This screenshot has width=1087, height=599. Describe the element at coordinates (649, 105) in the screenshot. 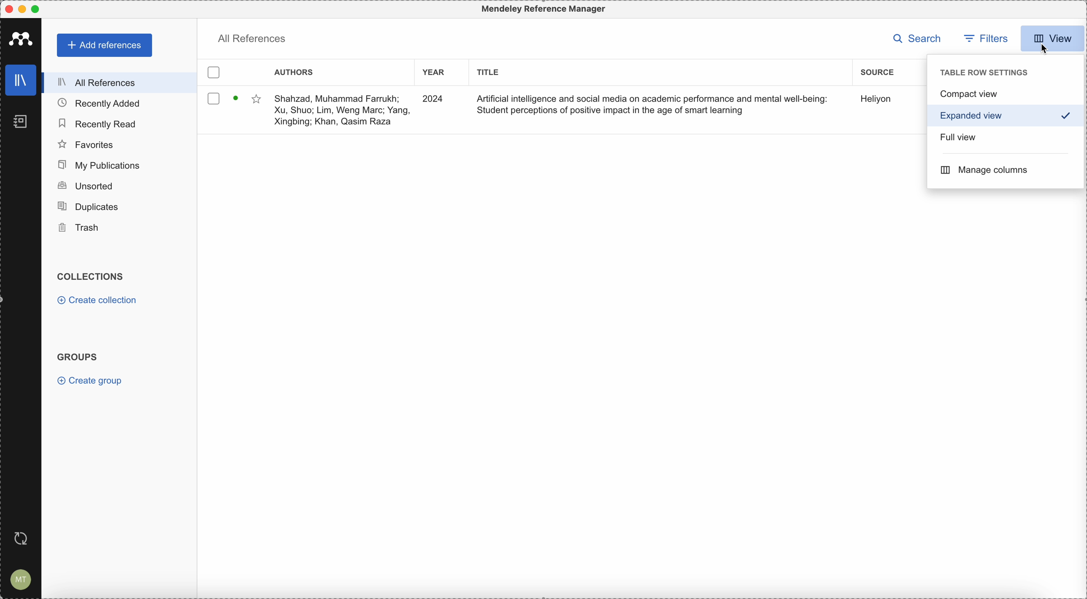

I see `Artificial intelligence and social media on academic performance and mental well-being:
Student perceptions of positive impact in the age of smart learning` at that location.